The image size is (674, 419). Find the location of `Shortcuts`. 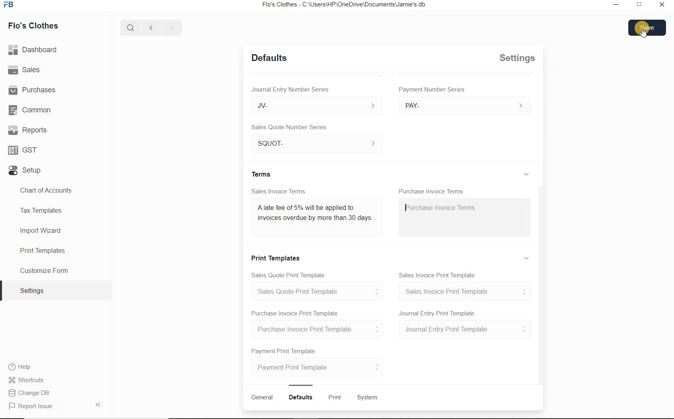

Shortcuts is located at coordinates (26, 380).